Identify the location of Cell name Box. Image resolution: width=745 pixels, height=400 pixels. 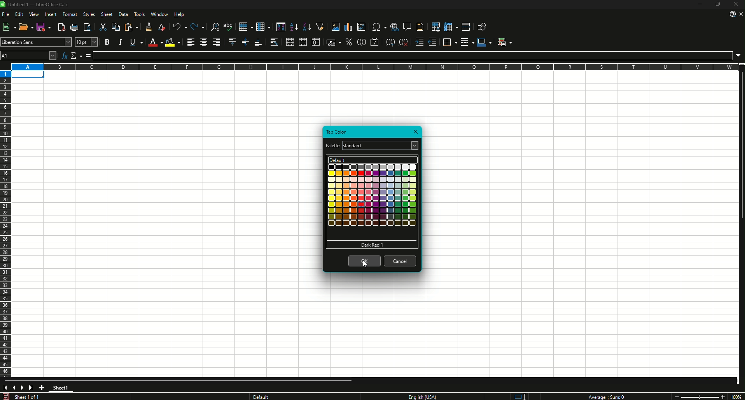
(28, 56).